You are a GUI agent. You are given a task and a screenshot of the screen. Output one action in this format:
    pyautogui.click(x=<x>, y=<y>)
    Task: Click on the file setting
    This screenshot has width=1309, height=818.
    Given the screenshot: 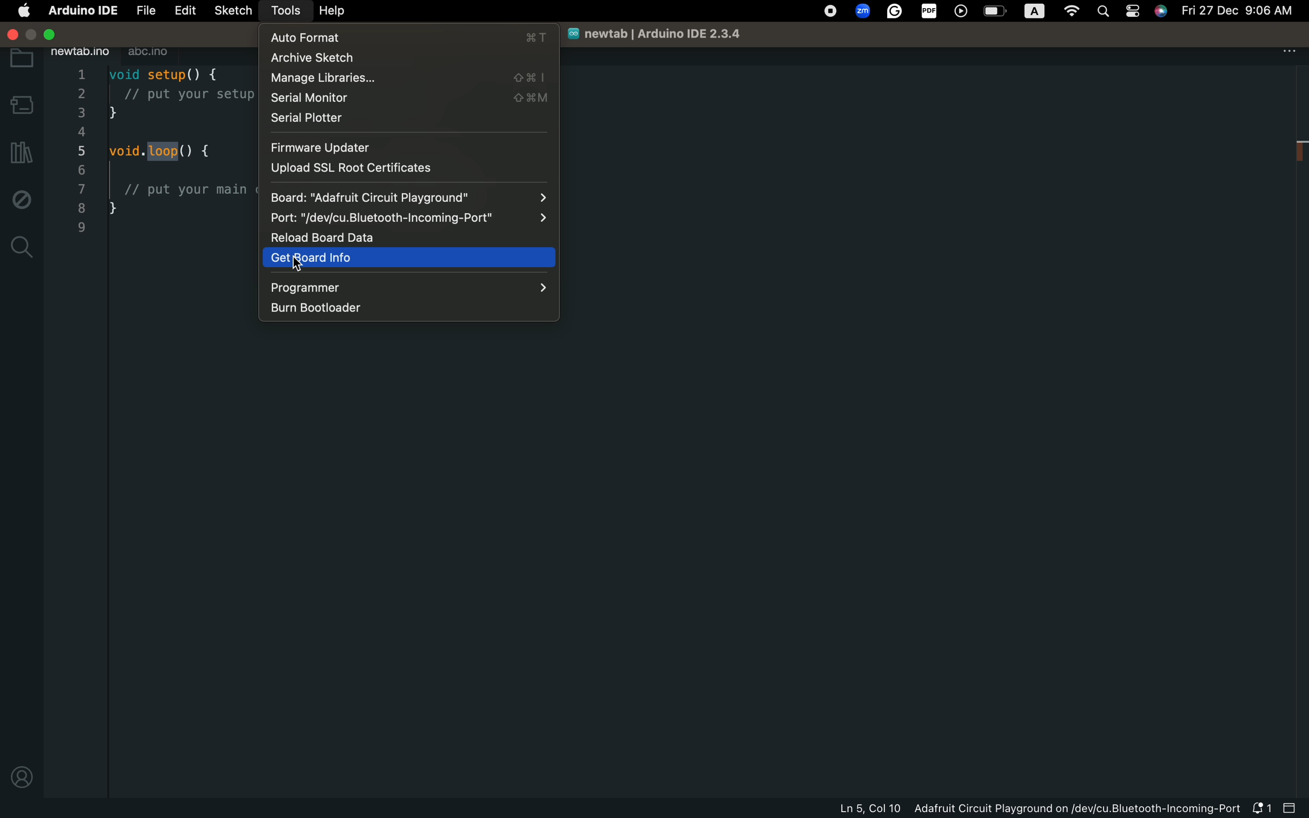 What is the action you would take?
    pyautogui.click(x=1286, y=51)
    